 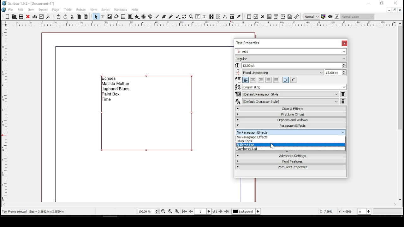 What do you see at coordinates (204, 17) in the screenshot?
I see `edit text with story editor` at bounding box center [204, 17].